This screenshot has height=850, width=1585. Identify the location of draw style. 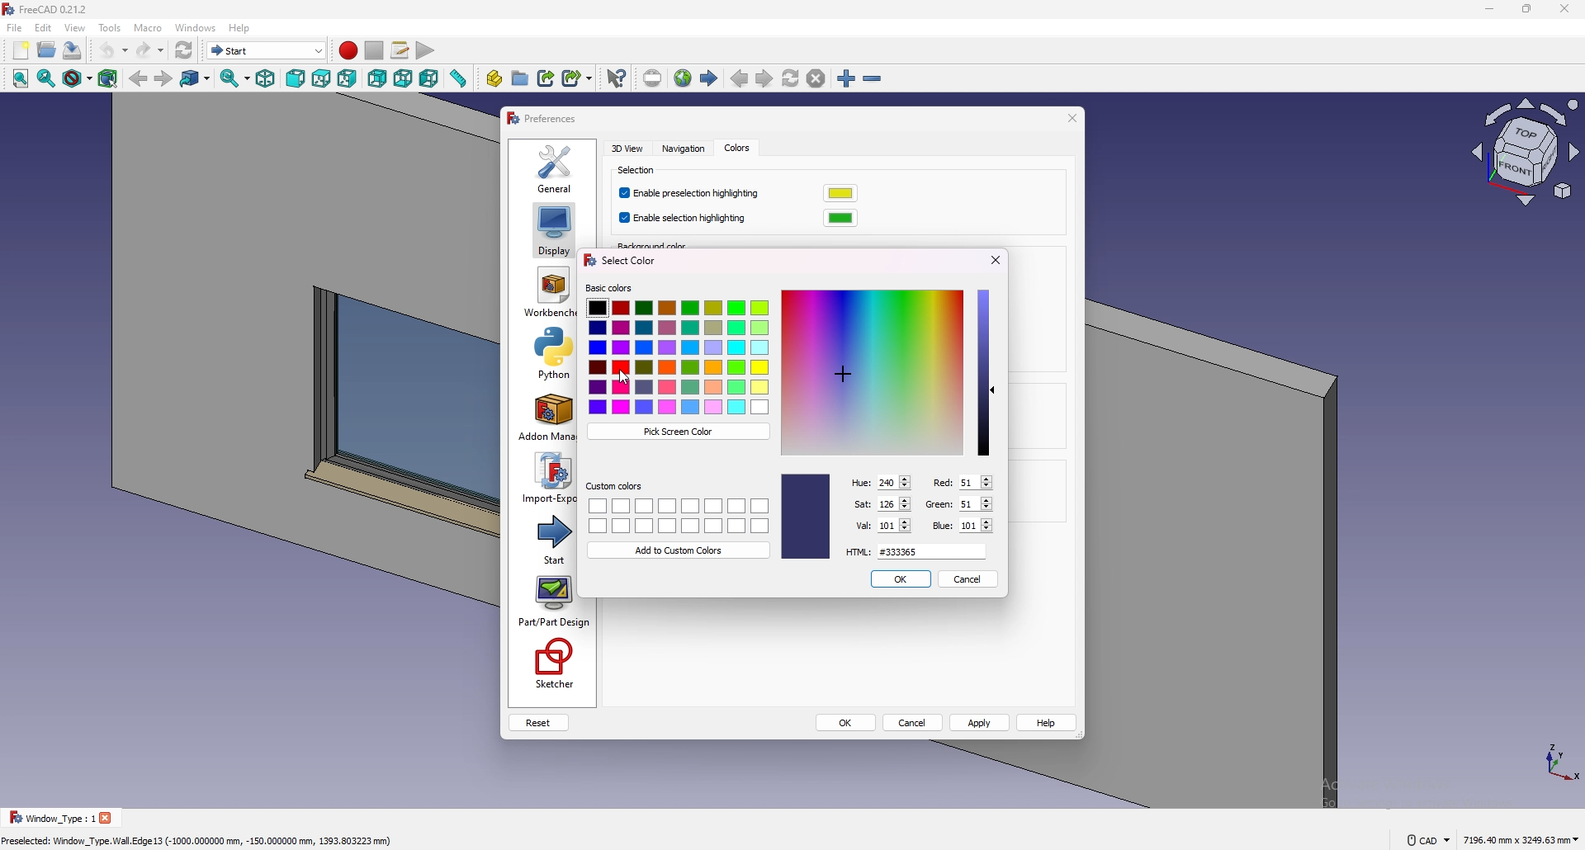
(78, 79).